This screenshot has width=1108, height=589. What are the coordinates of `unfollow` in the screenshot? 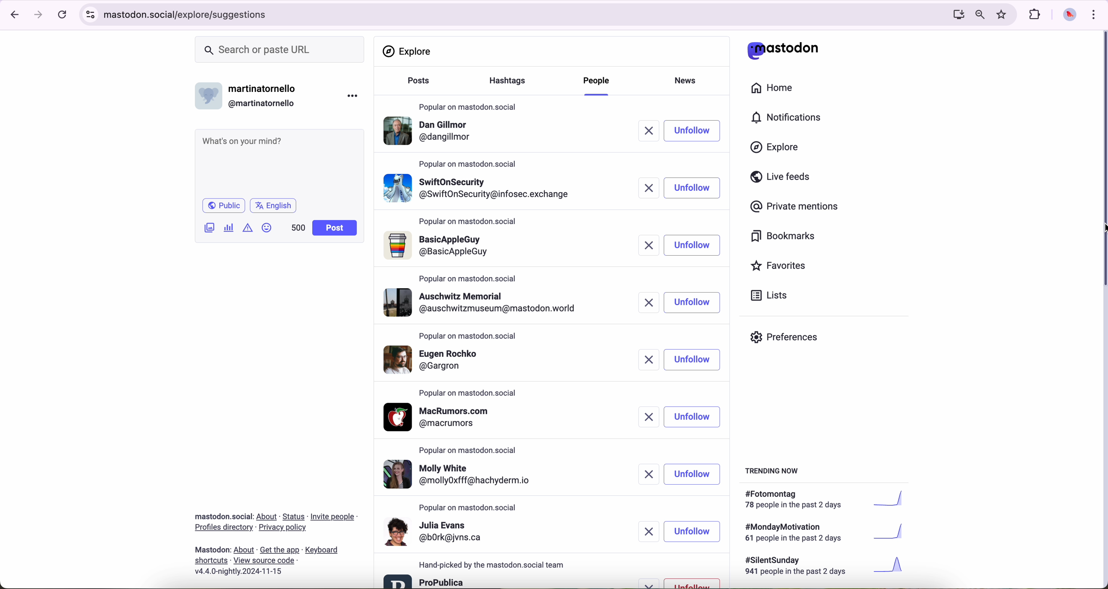 It's located at (692, 583).